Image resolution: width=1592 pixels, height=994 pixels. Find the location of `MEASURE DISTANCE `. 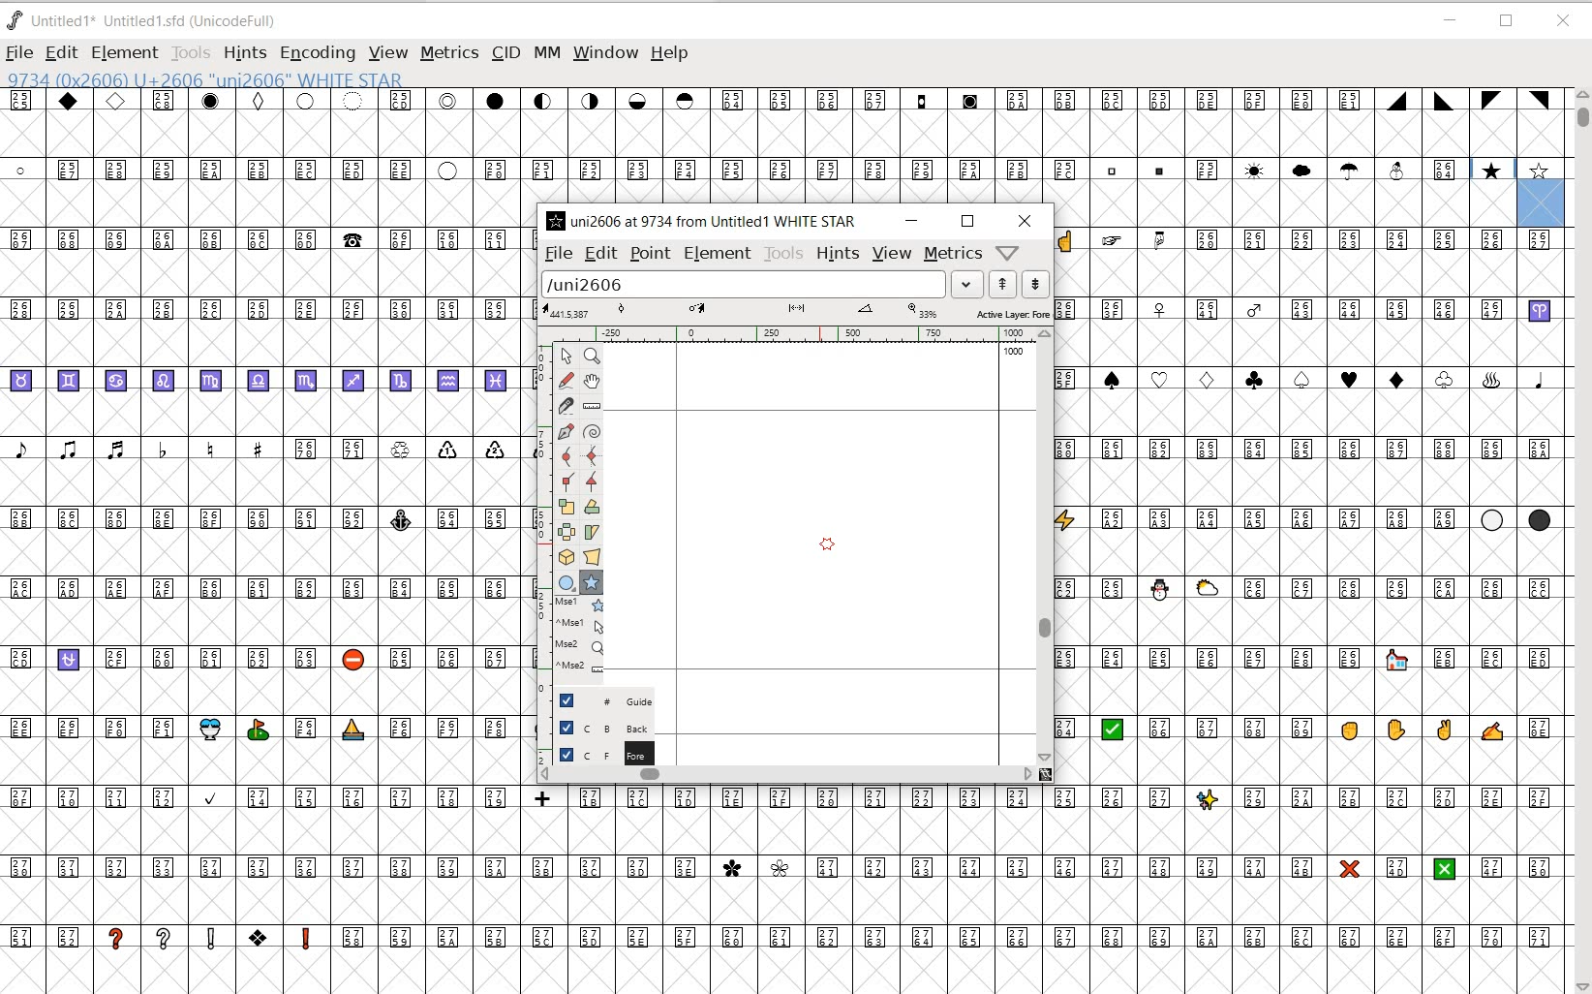

MEASURE DISTANCE  is located at coordinates (594, 407).